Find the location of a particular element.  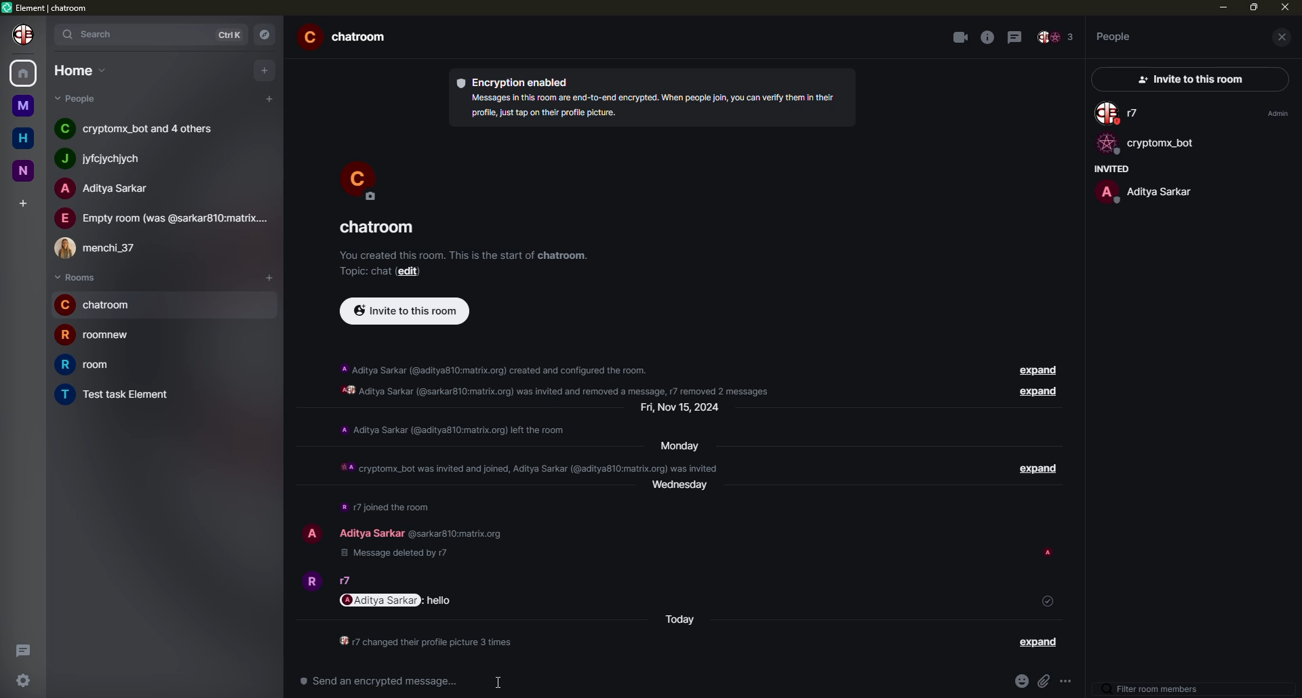

people is located at coordinates (1144, 191).